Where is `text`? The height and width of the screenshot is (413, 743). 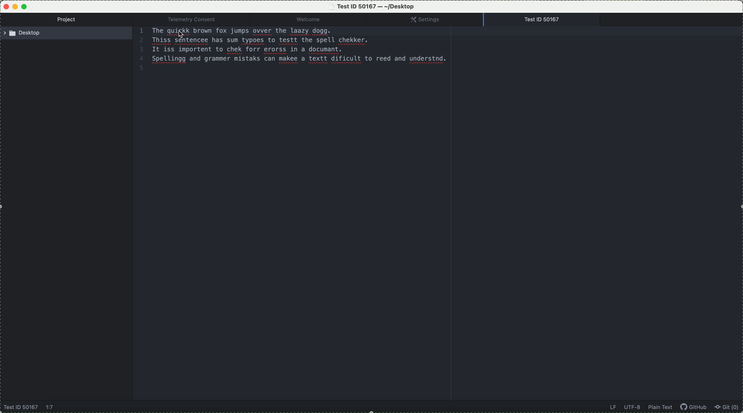 text is located at coordinates (295, 52).